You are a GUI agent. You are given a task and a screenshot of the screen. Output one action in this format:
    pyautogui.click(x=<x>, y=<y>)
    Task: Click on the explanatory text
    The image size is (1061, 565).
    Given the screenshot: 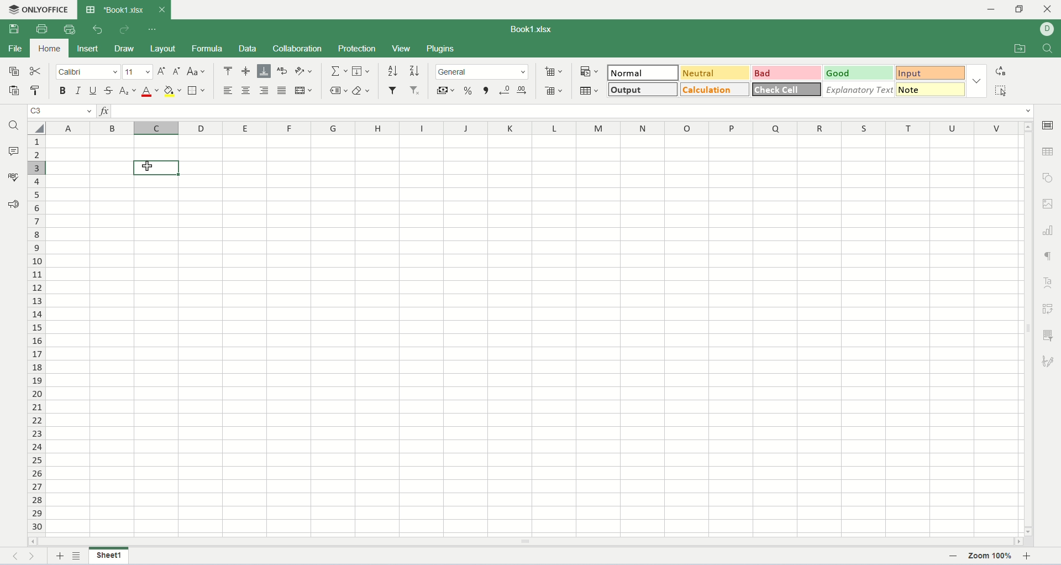 What is the action you would take?
    pyautogui.click(x=858, y=90)
    